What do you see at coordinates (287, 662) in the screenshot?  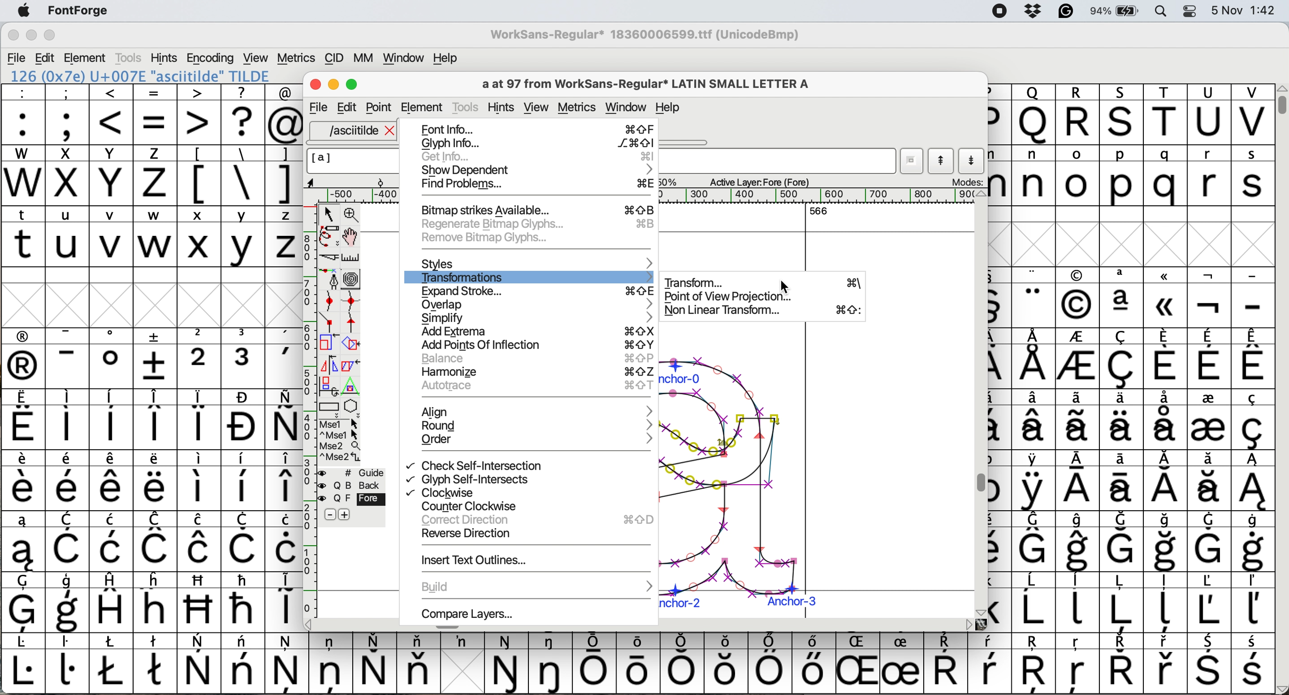 I see `symbol` at bounding box center [287, 662].